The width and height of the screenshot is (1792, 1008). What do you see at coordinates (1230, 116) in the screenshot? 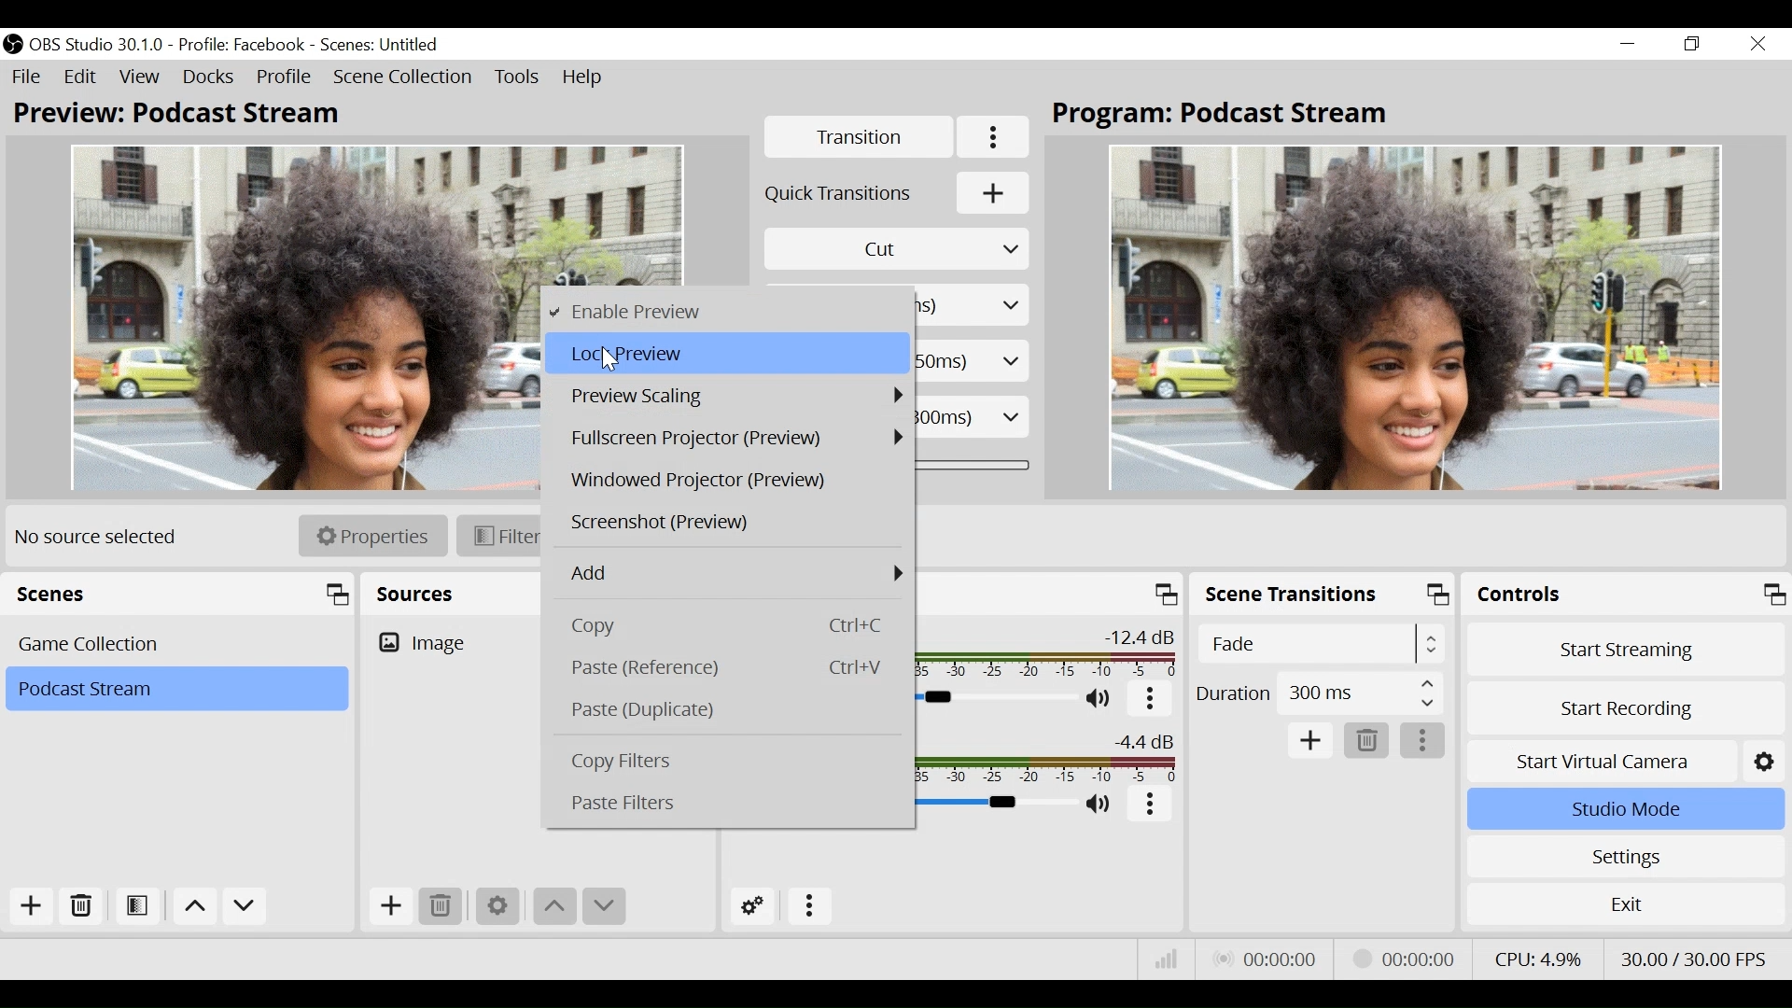
I see `Program: Scene` at bounding box center [1230, 116].